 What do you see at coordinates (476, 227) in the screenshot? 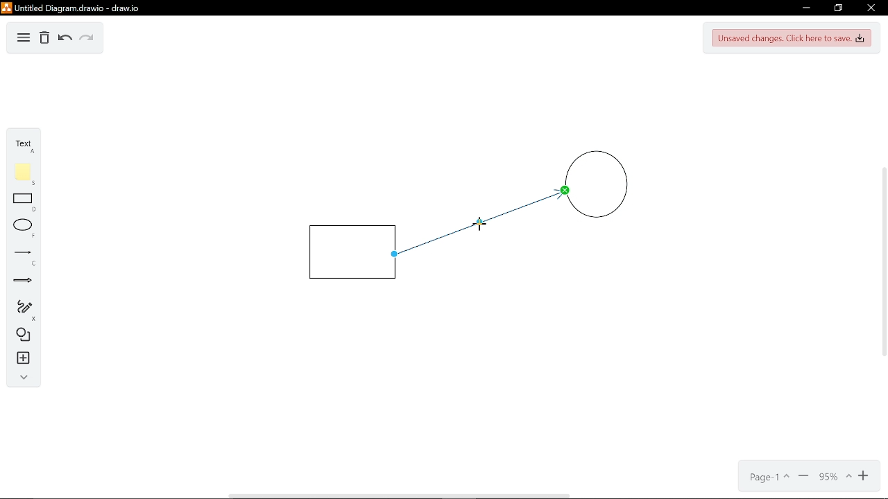
I see `Cursor` at bounding box center [476, 227].